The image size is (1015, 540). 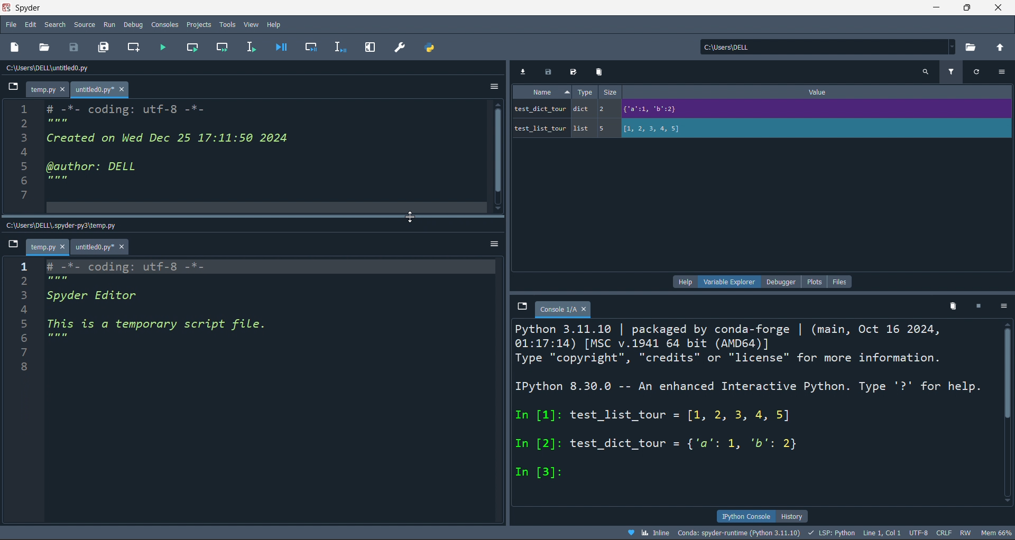 What do you see at coordinates (109, 24) in the screenshot?
I see `run` at bounding box center [109, 24].